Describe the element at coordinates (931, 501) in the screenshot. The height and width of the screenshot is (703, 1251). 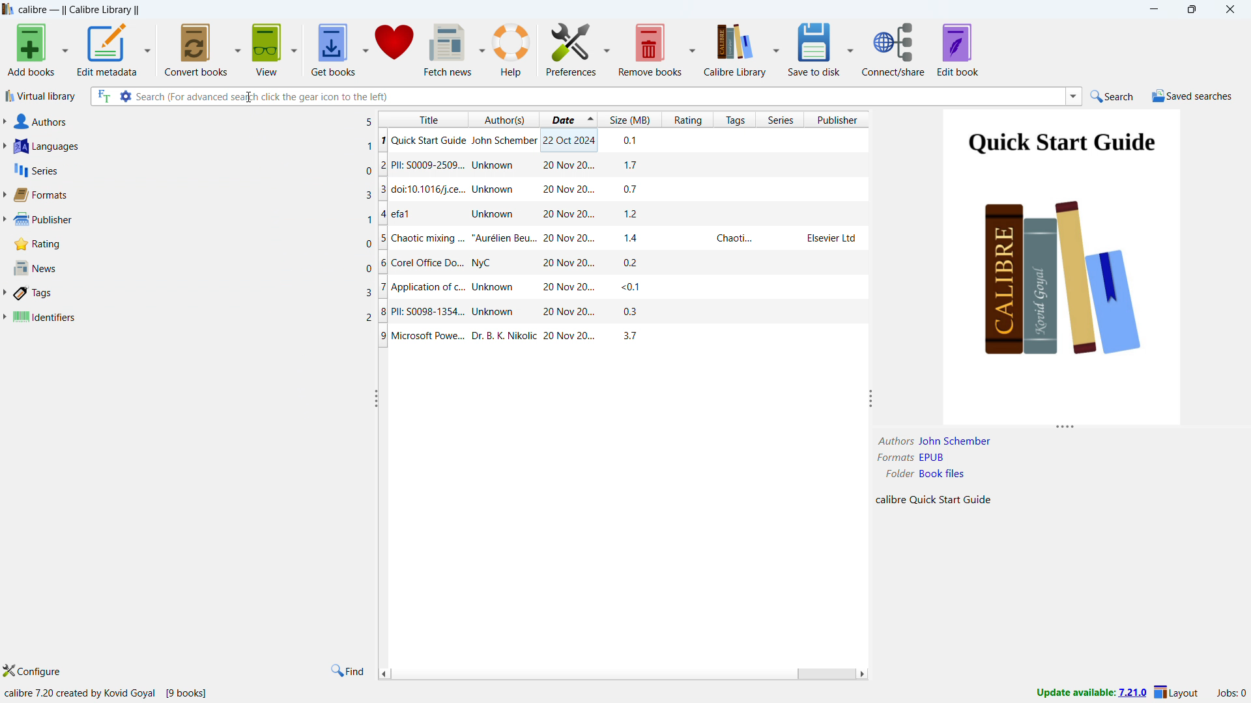
I see `Calibre Quick Start Guide` at that location.